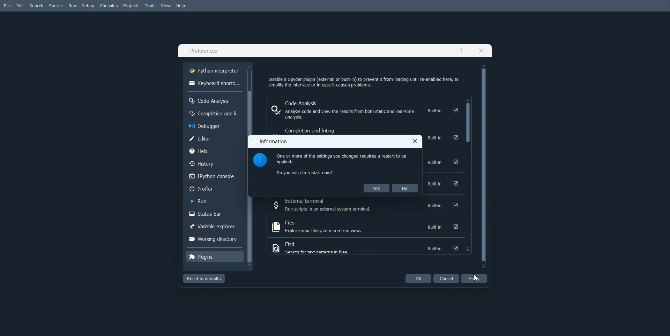  Describe the element at coordinates (213, 201) in the screenshot. I see `Run` at that location.